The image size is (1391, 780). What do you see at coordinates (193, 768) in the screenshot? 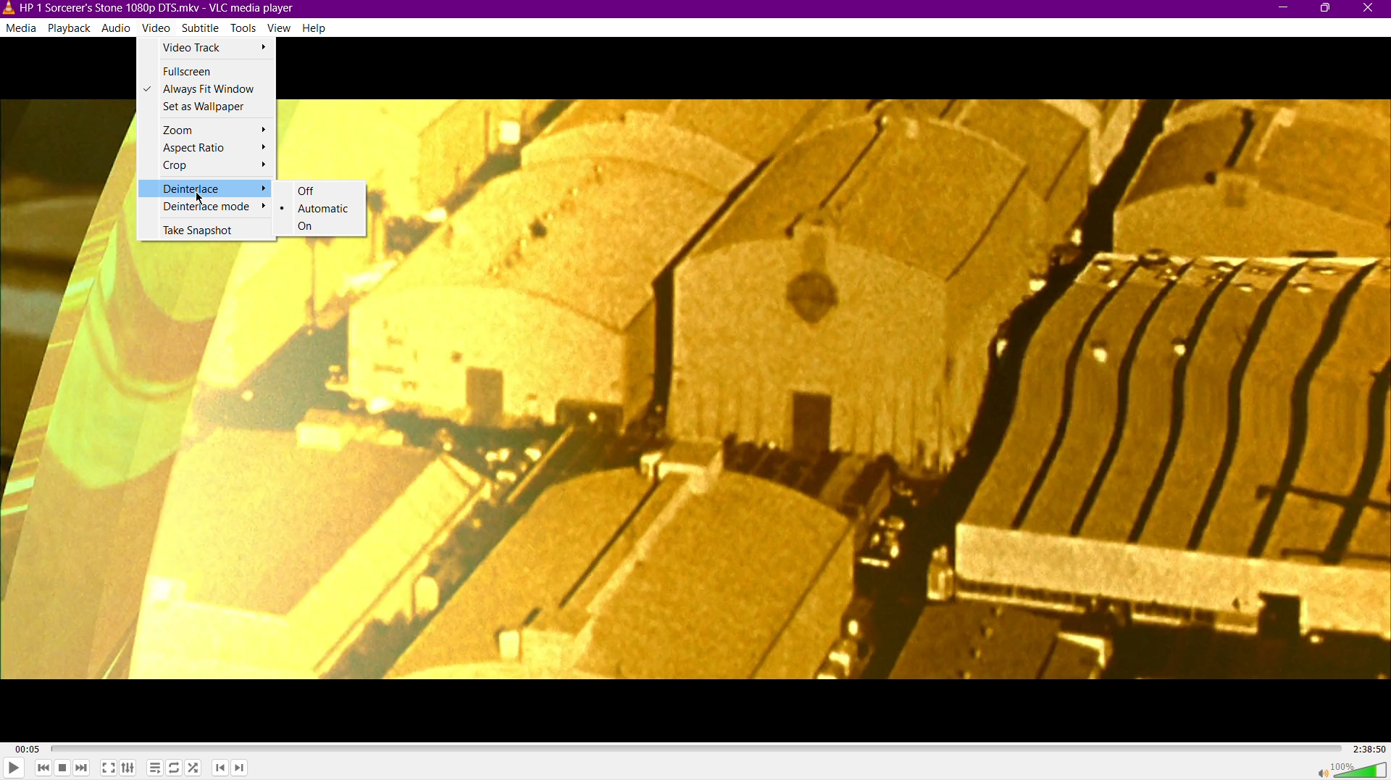
I see `Random` at bounding box center [193, 768].